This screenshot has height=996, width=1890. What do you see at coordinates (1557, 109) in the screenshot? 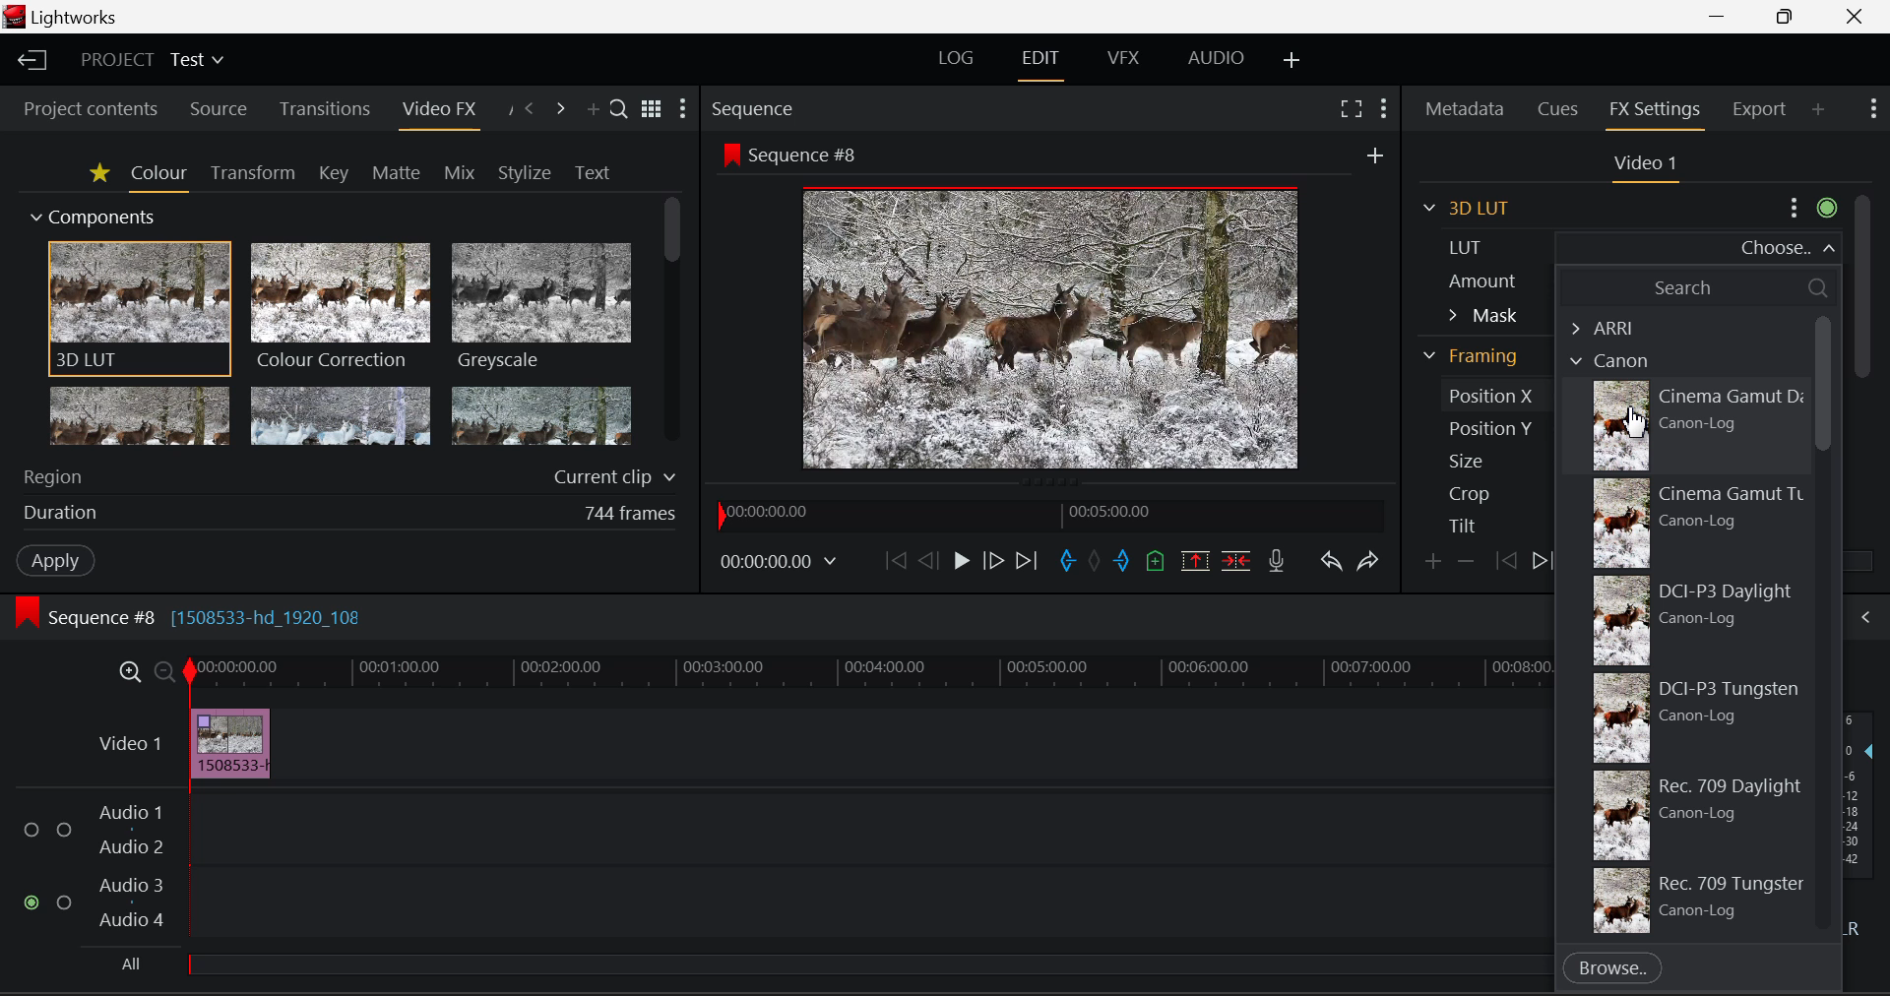
I see `Cues` at bounding box center [1557, 109].